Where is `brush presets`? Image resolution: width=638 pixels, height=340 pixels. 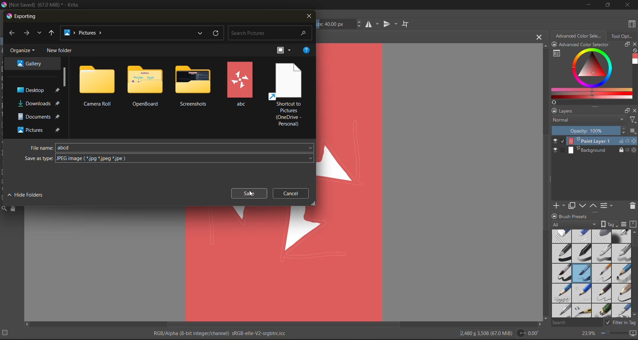 brush presets is located at coordinates (592, 274).